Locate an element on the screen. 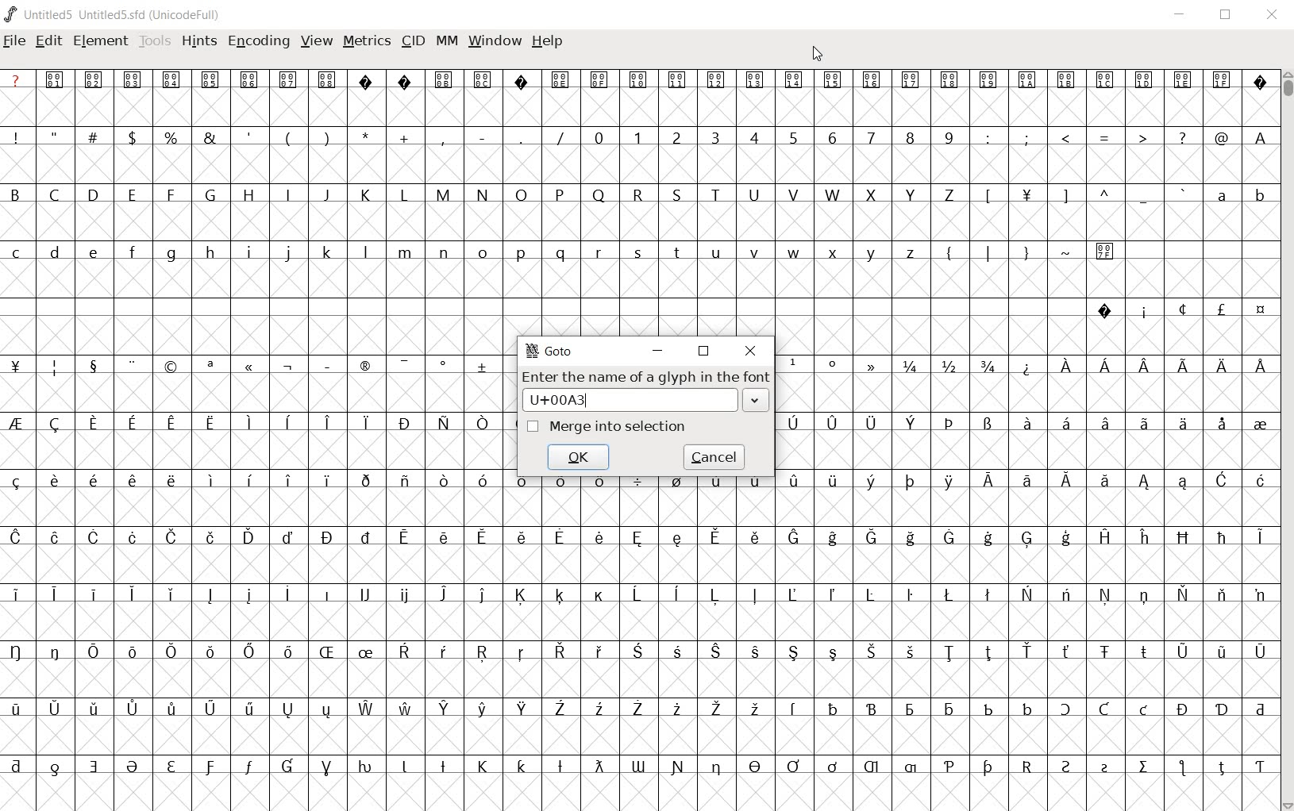 This screenshot has width=1294, height=811. t is located at coordinates (677, 252).